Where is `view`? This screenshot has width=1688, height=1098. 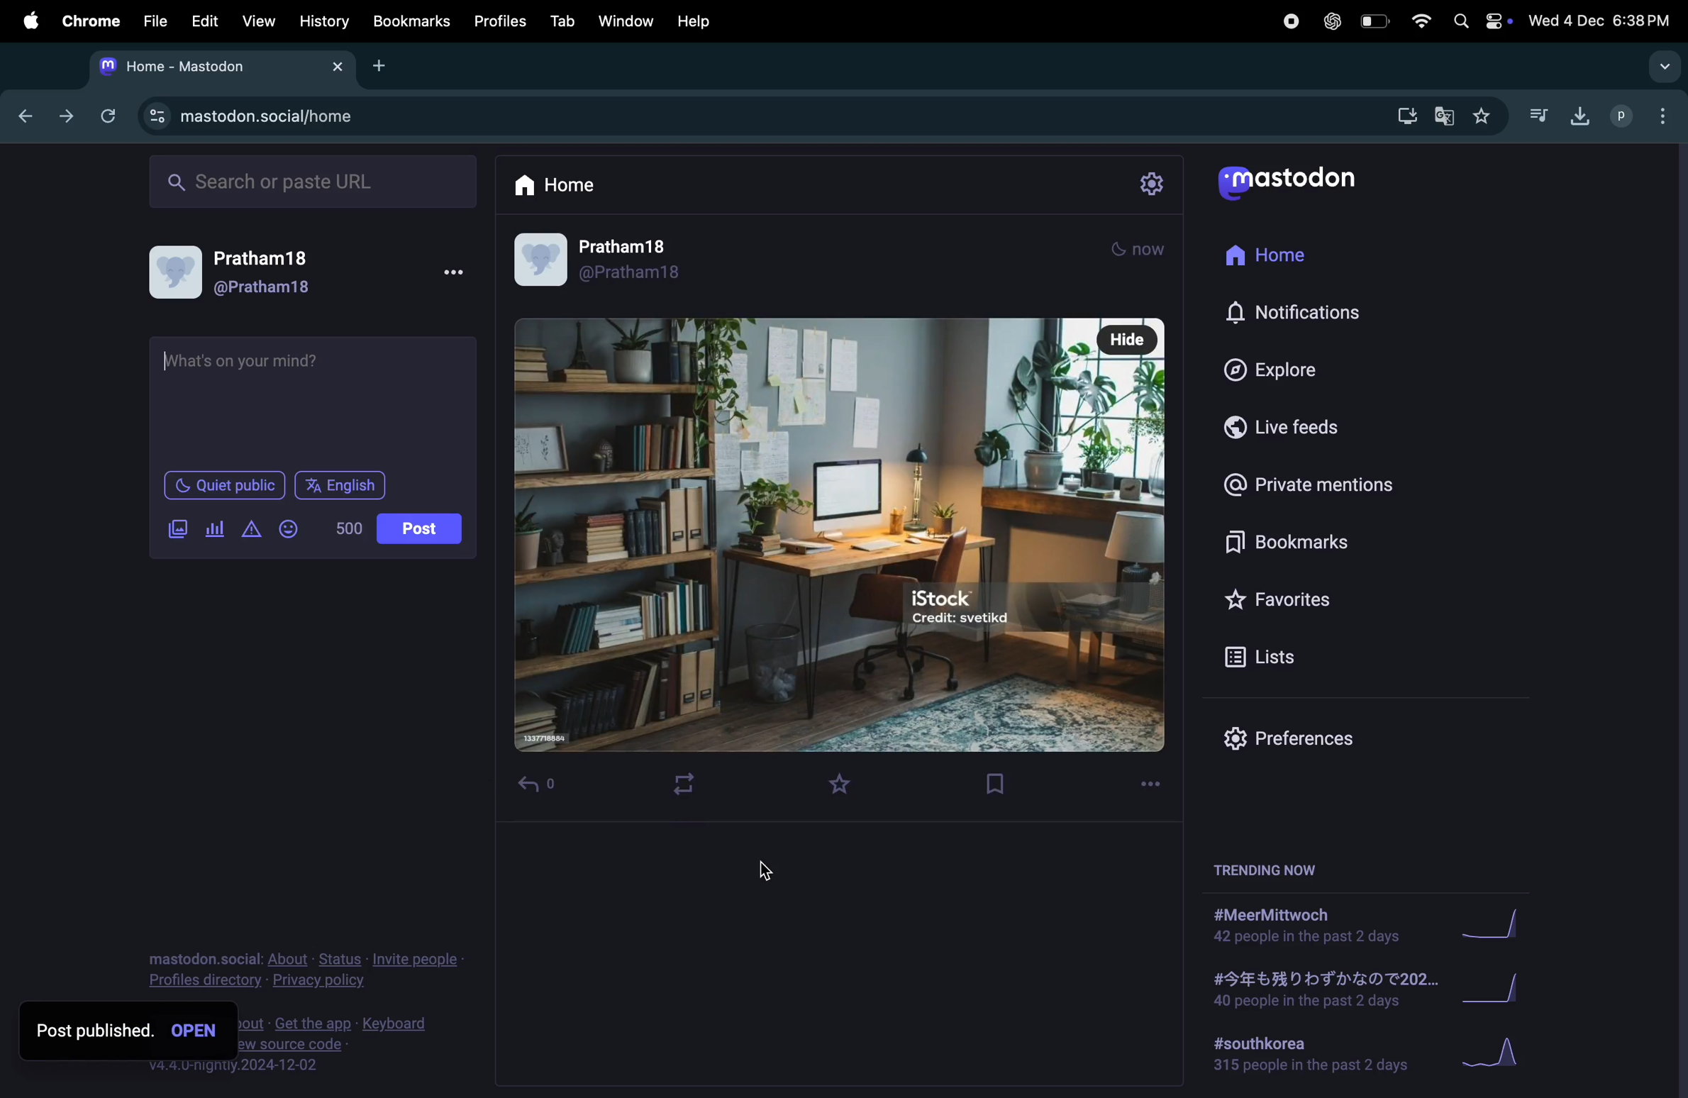 view is located at coordinates (259, 21).